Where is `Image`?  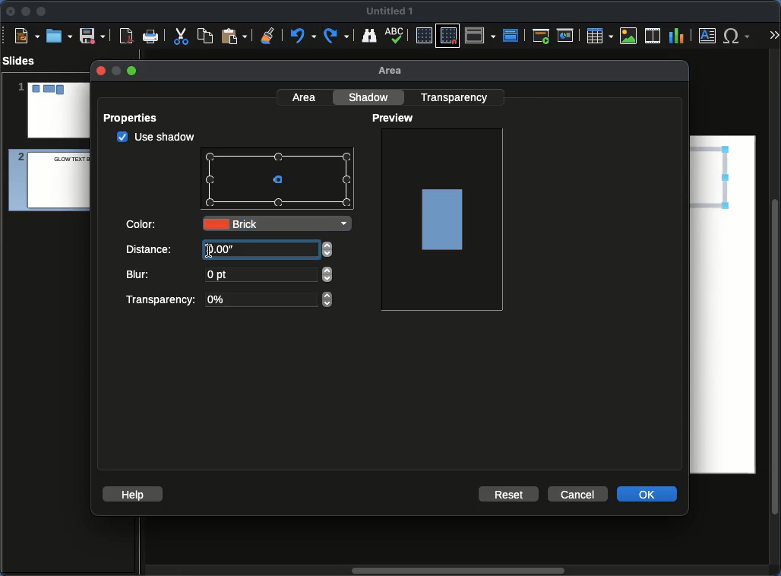 Image is located at coordinates (629, 36).